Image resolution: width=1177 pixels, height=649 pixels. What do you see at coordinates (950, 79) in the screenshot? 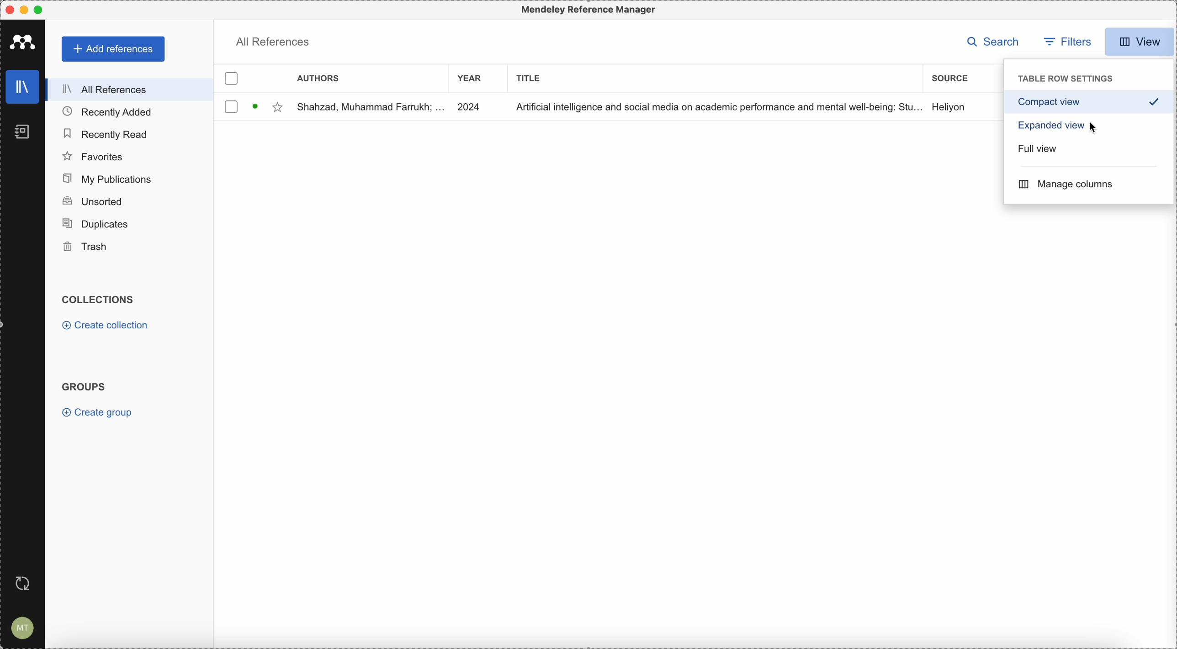
I see `source` at bounding box center [950, 79].